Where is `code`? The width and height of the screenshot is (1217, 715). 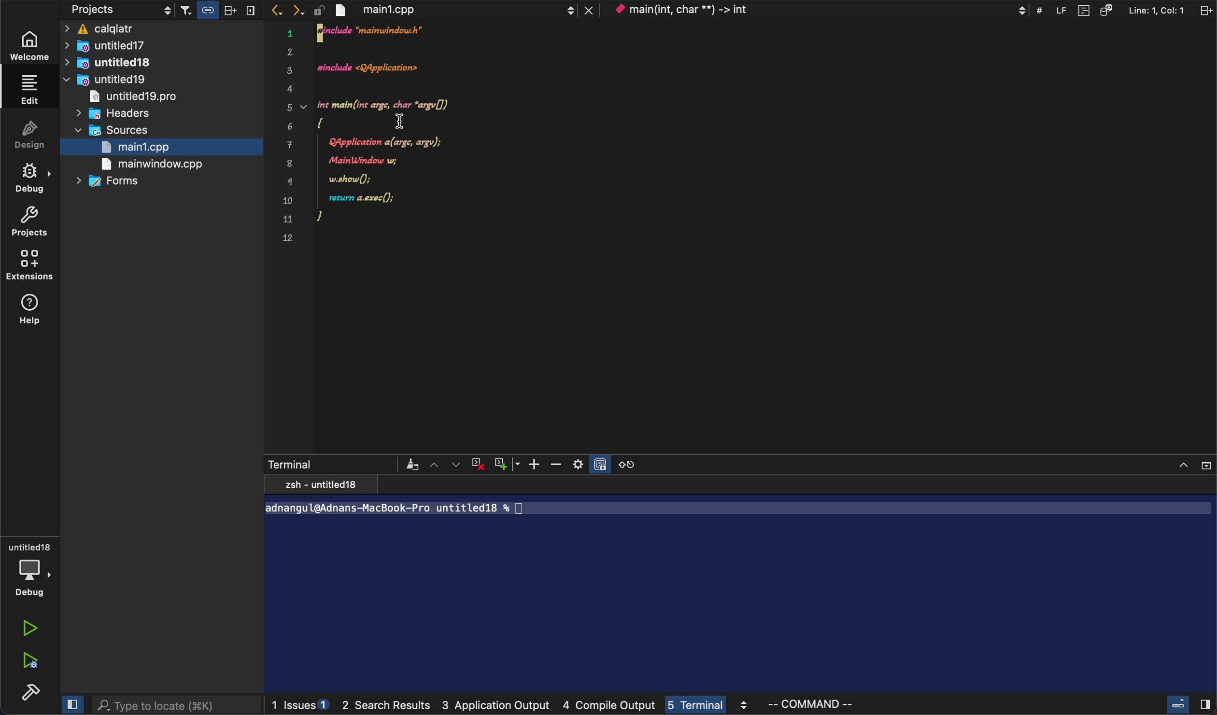 code is located at coordinates (401, 137).